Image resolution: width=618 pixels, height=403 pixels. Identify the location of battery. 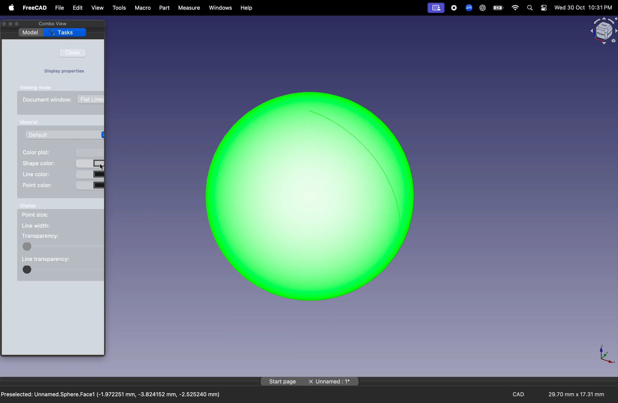
(498, 8).